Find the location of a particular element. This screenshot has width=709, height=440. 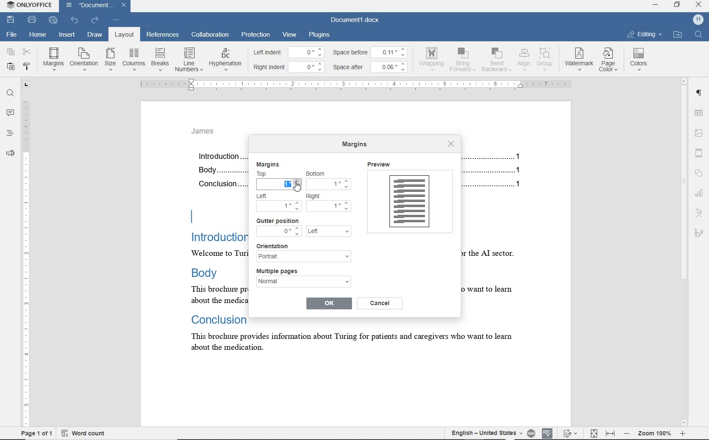

EDITING is located at coordinates (644, 34).